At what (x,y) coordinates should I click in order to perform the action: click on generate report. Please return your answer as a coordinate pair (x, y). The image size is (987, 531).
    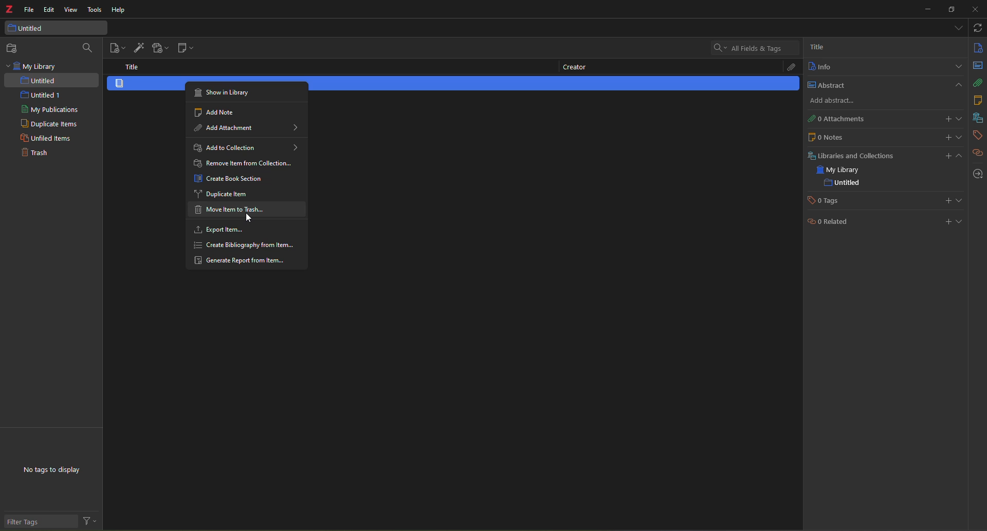
    Looking at the image, I should click on (243, 261).